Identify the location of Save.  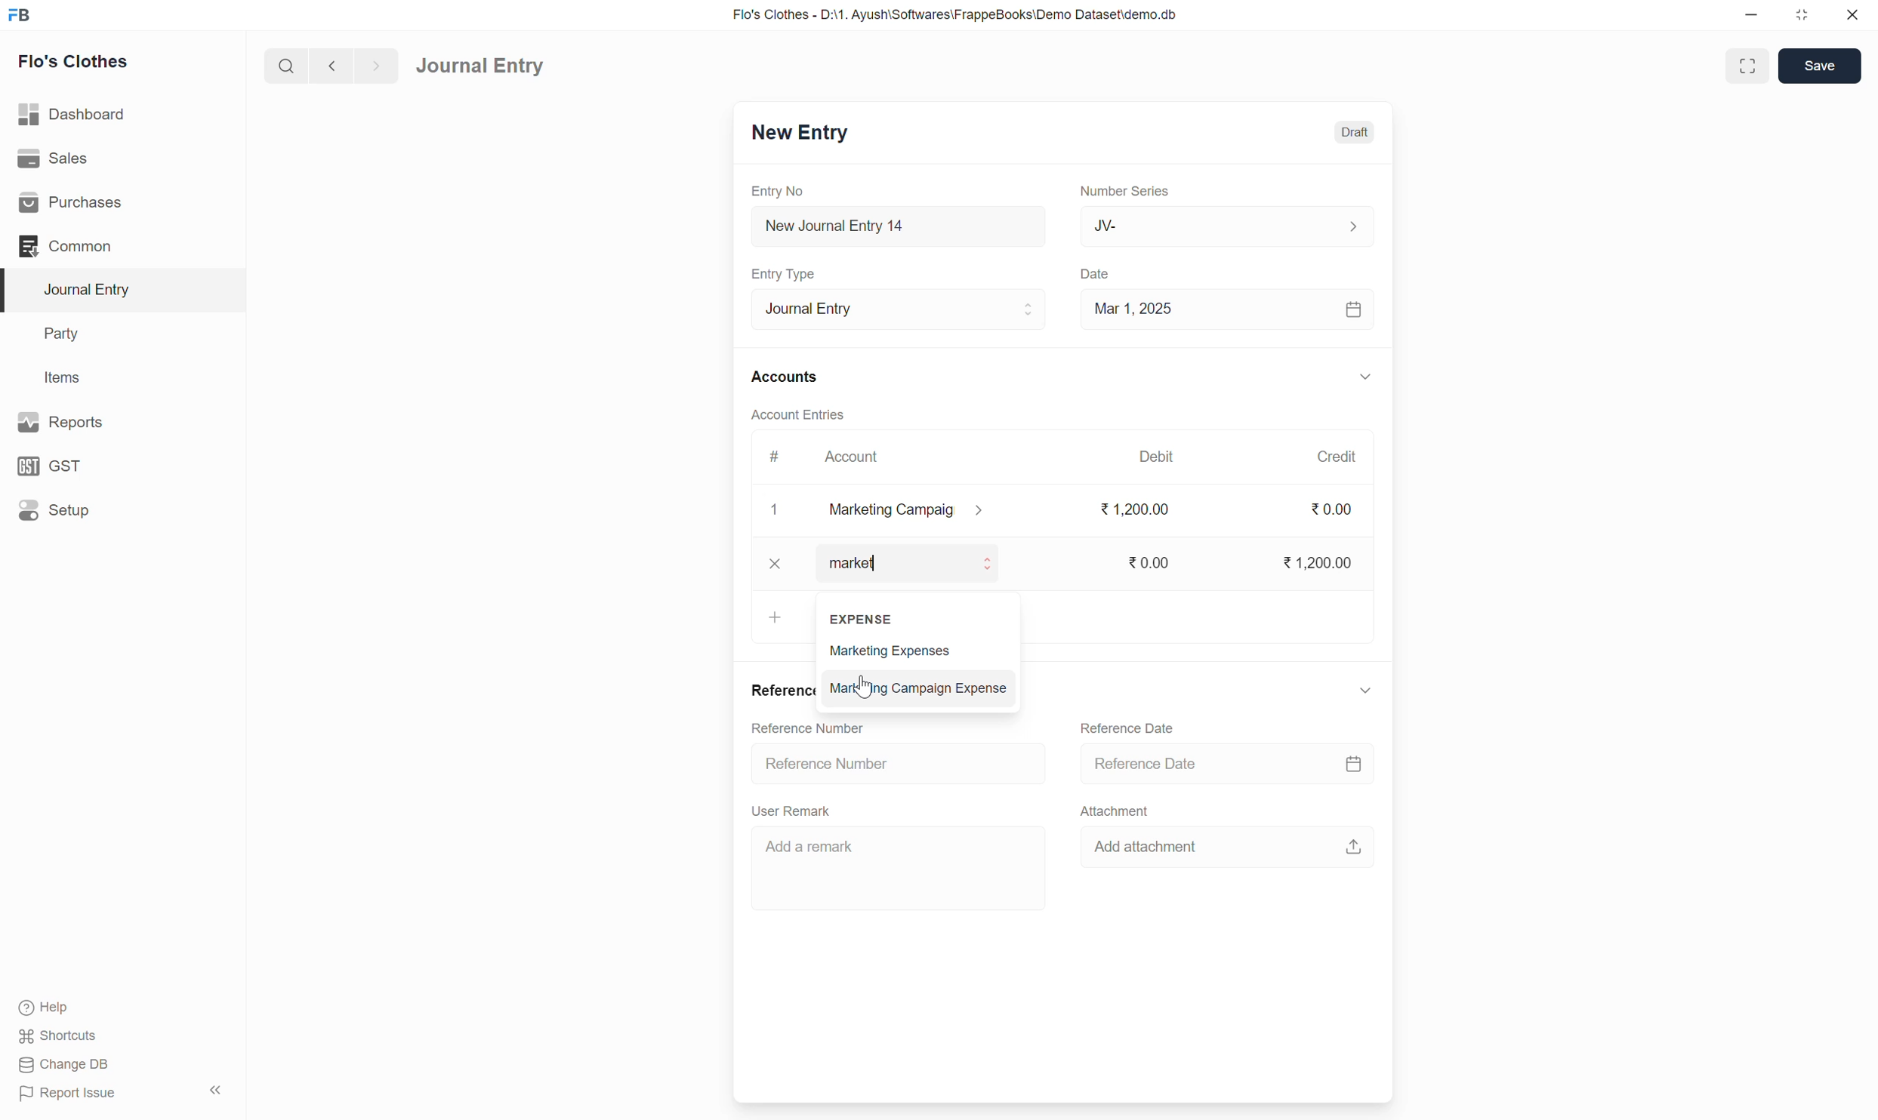
(1821, 66).